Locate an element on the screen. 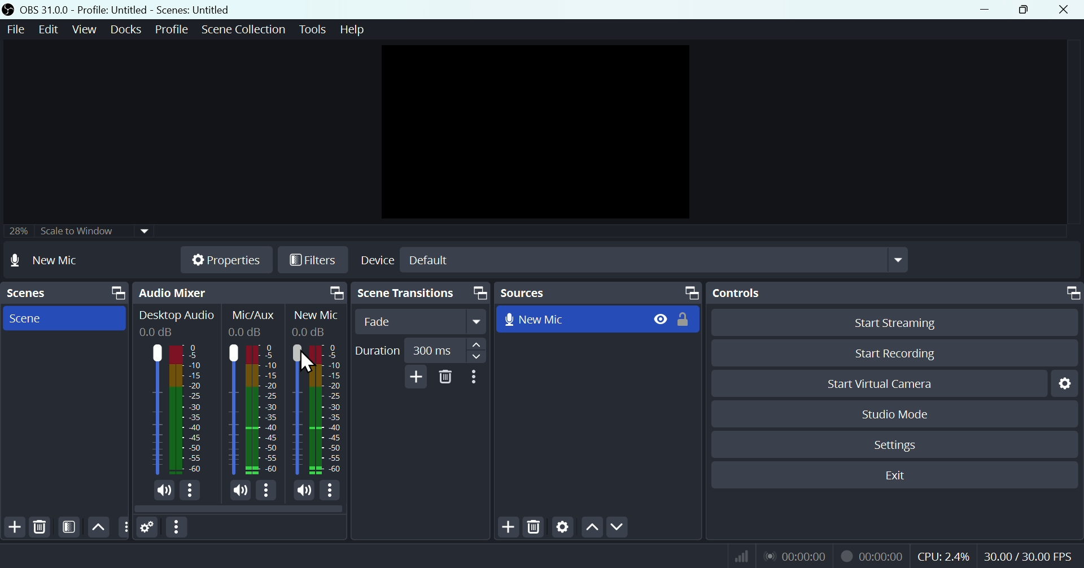  New Mic is located at coordinates (570, 318).